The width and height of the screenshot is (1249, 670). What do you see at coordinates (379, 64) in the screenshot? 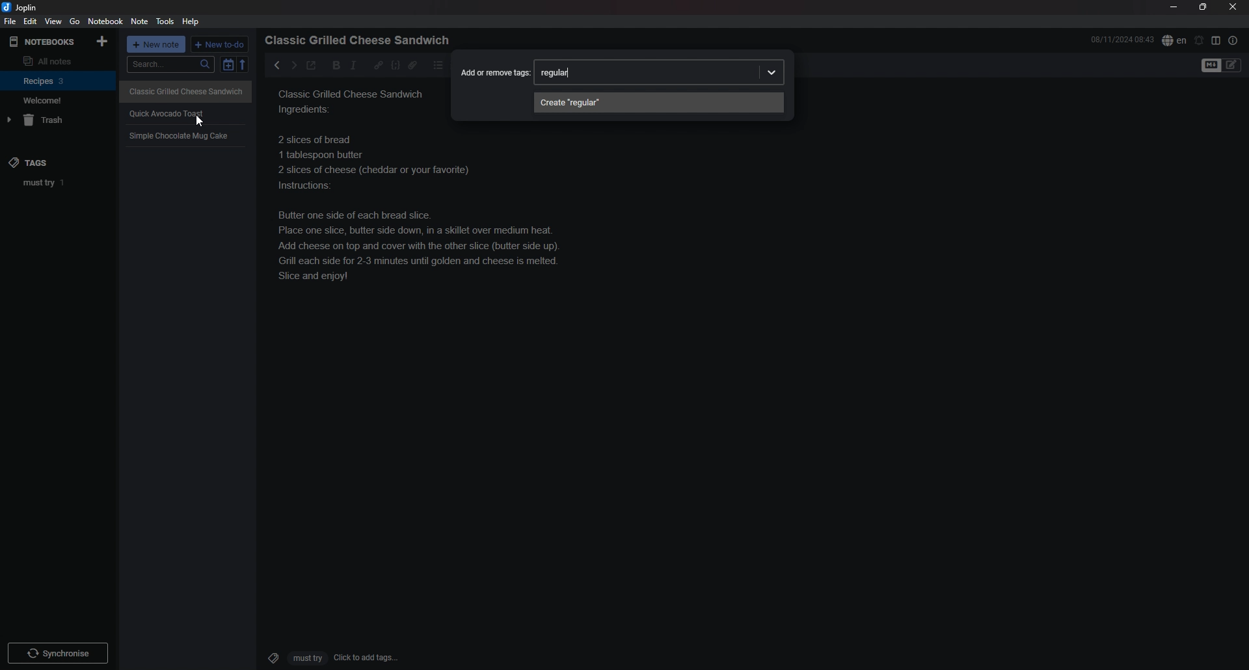
I see `hyperlink` at bounding box center [379, 64].